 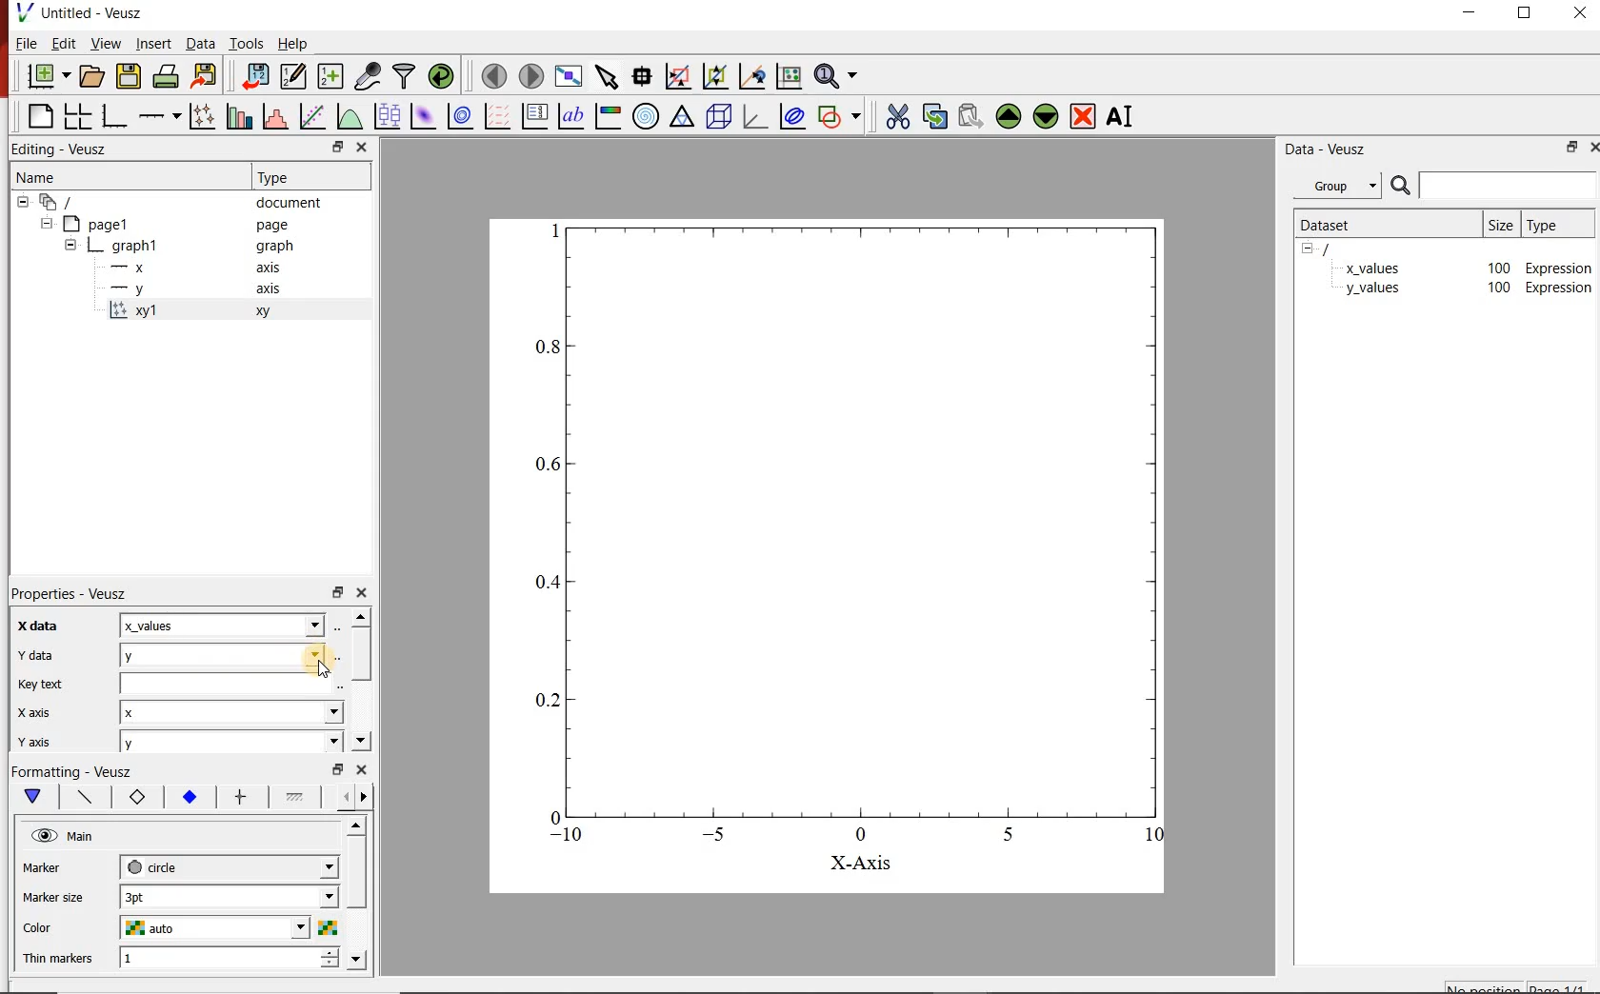 What do you see at coordinates (439, 77) in the screenshot?
I see `reload linked datasets` at bounding box center [439, 77].